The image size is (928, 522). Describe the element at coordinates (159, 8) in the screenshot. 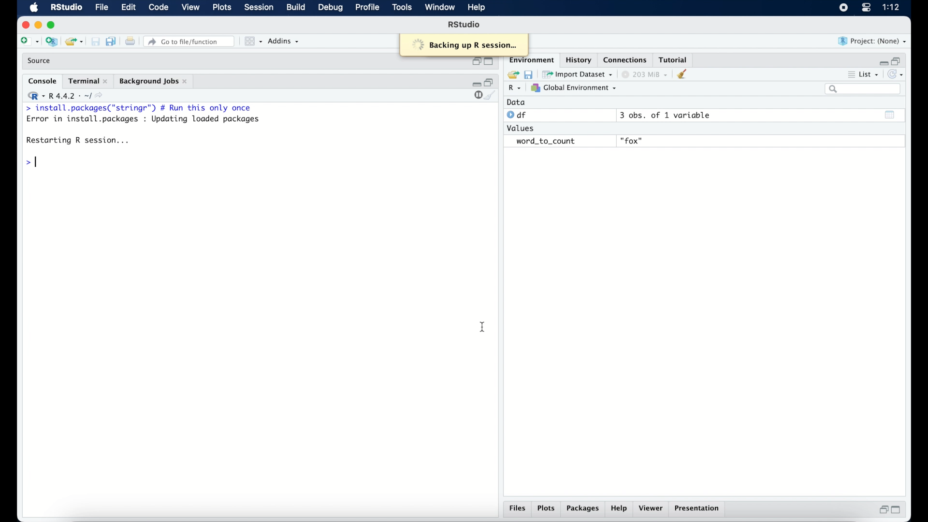

I see `code` at that location.